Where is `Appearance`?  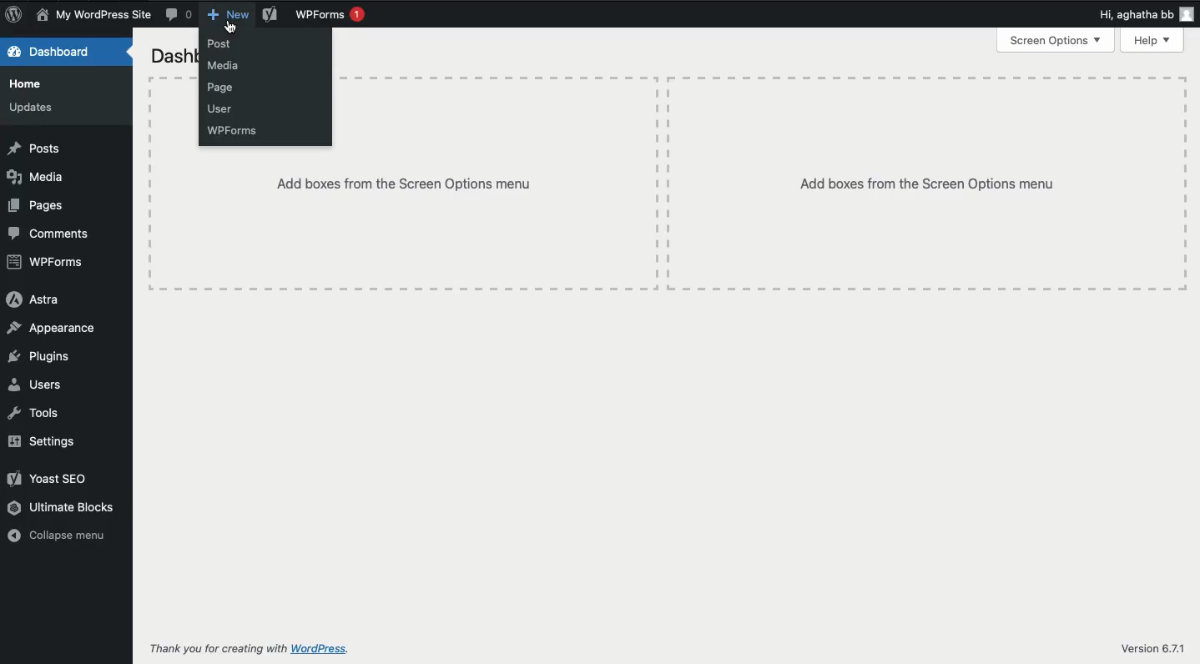 Appearance is located at coordinates (58, 329).